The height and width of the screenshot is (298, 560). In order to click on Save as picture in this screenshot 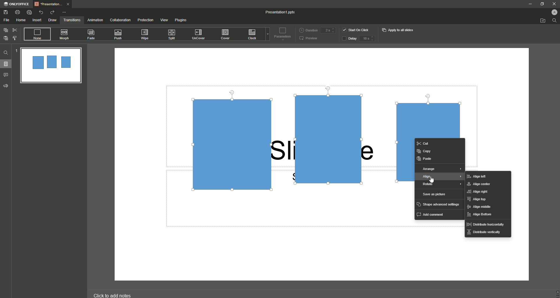, I will do `click(435, 194)`.